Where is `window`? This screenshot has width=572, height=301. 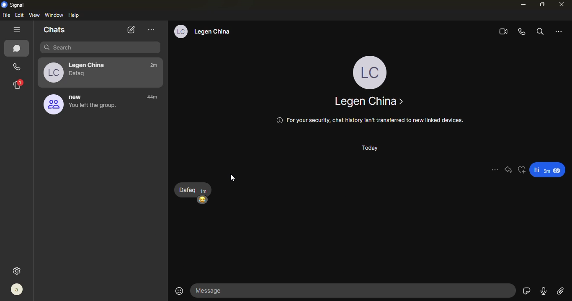
window is located at coordinates (54, 14).